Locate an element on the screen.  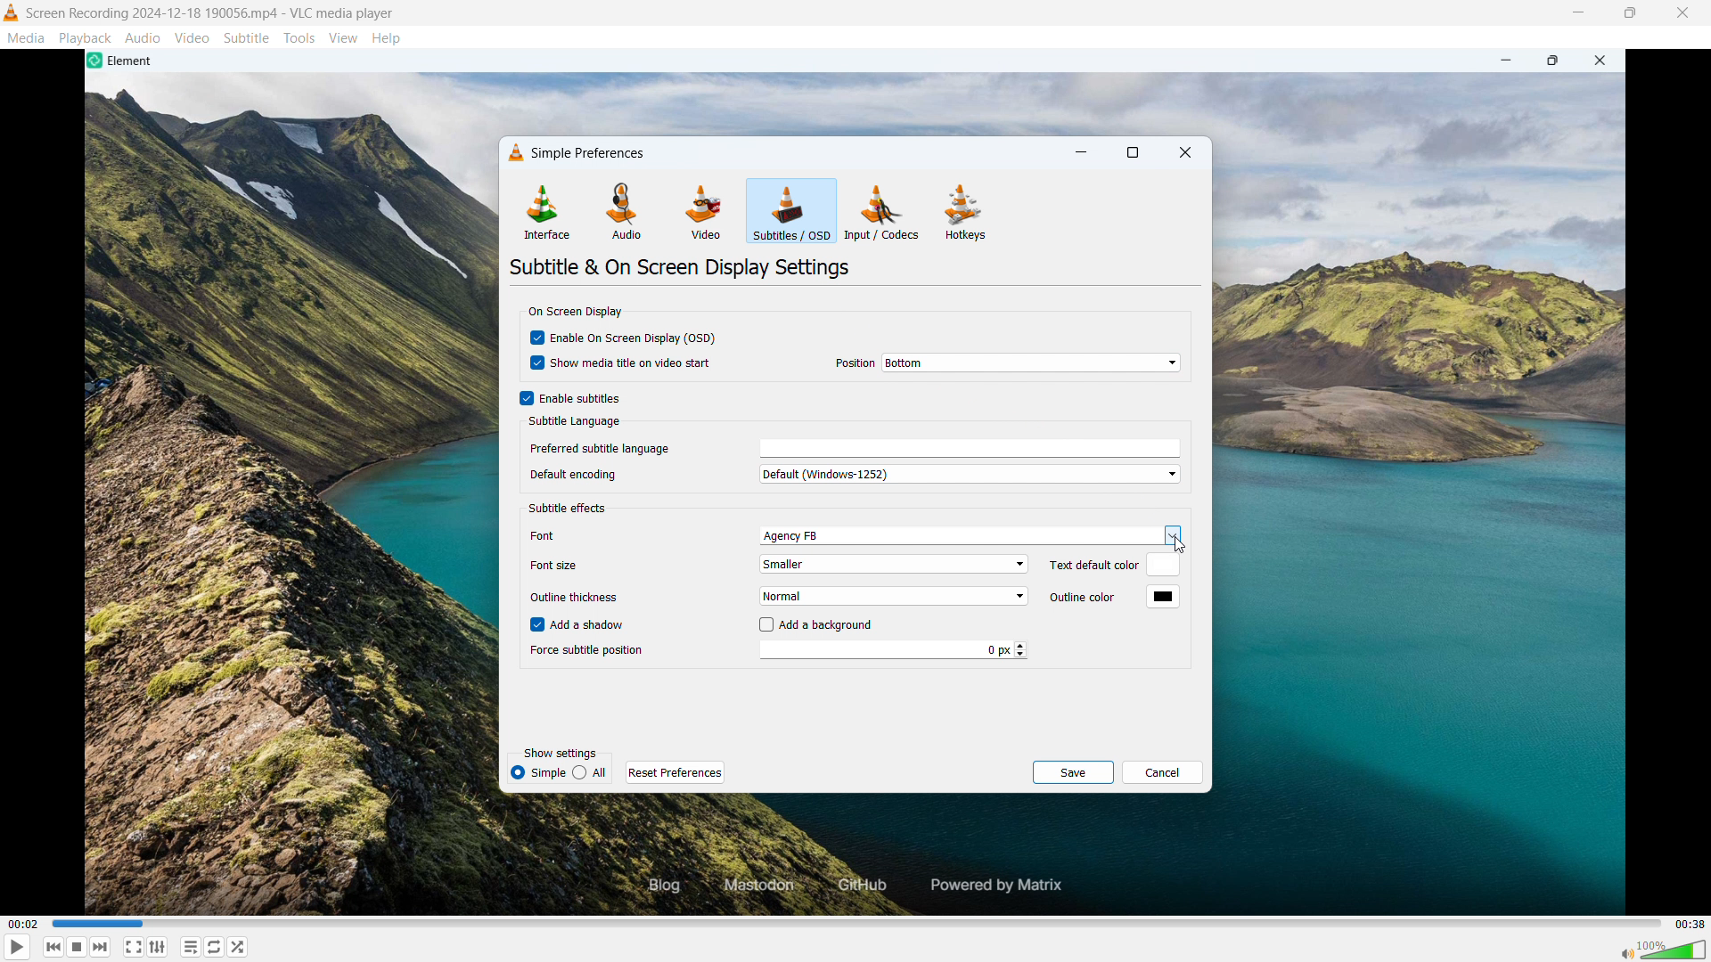
full screen is located at coordinates (134, 947).